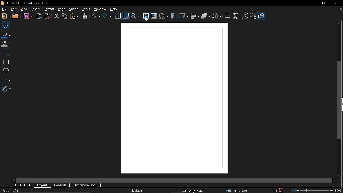 Image resolution: width=343 pixels, height=193 pixels. I want to click on Controls, so click(61, 185).